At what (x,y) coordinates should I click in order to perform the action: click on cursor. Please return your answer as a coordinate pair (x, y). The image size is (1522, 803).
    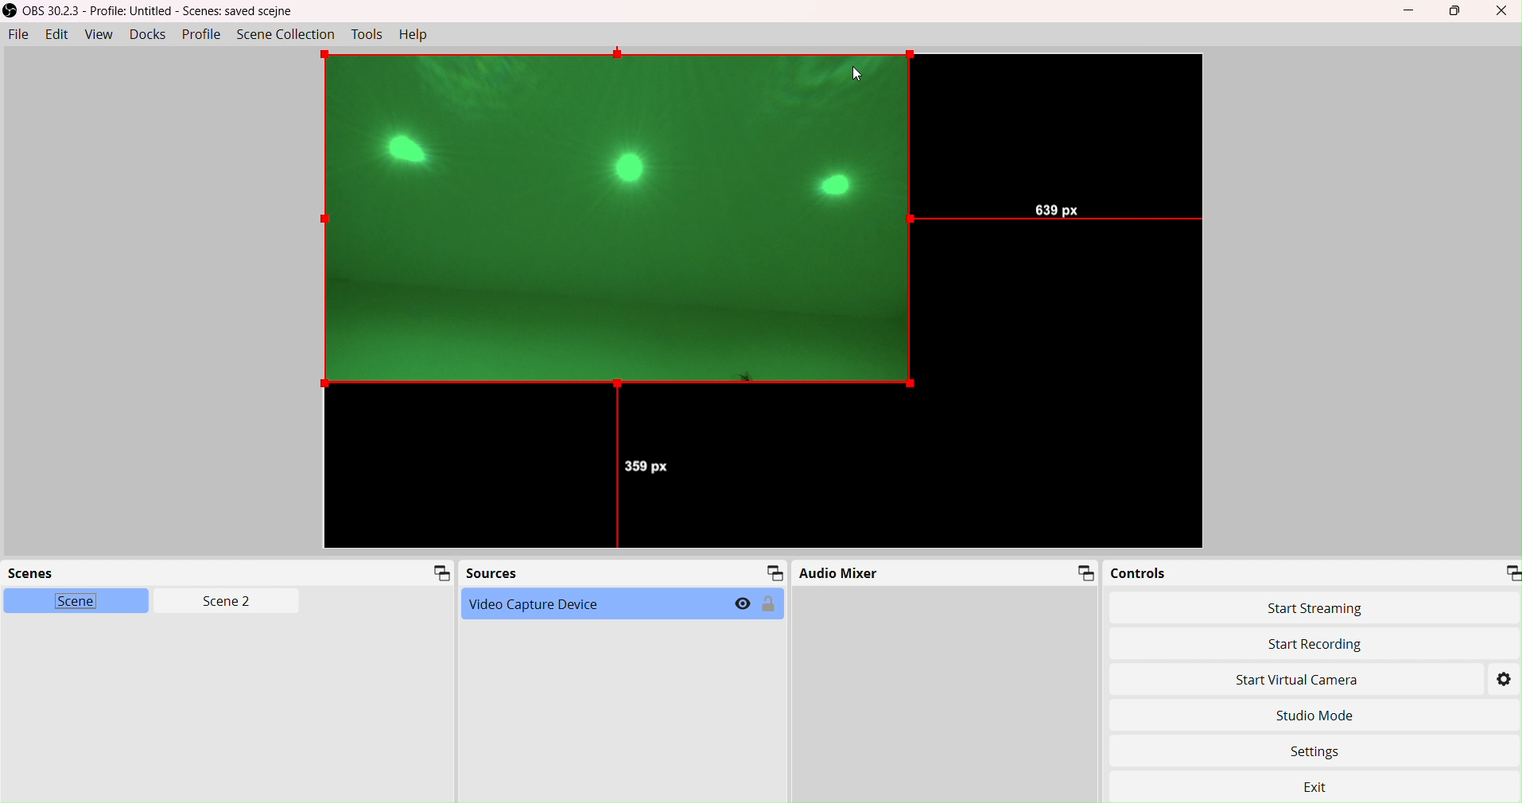
    Looking at the image, I should click on (860, 76).